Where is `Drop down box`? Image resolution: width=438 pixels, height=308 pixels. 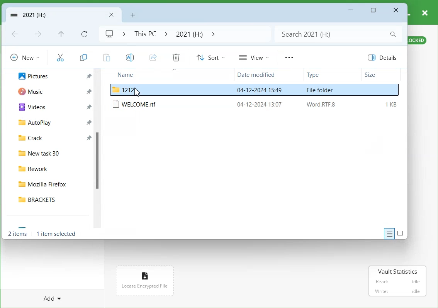
Drop down box is located at coordinates (122, 34).